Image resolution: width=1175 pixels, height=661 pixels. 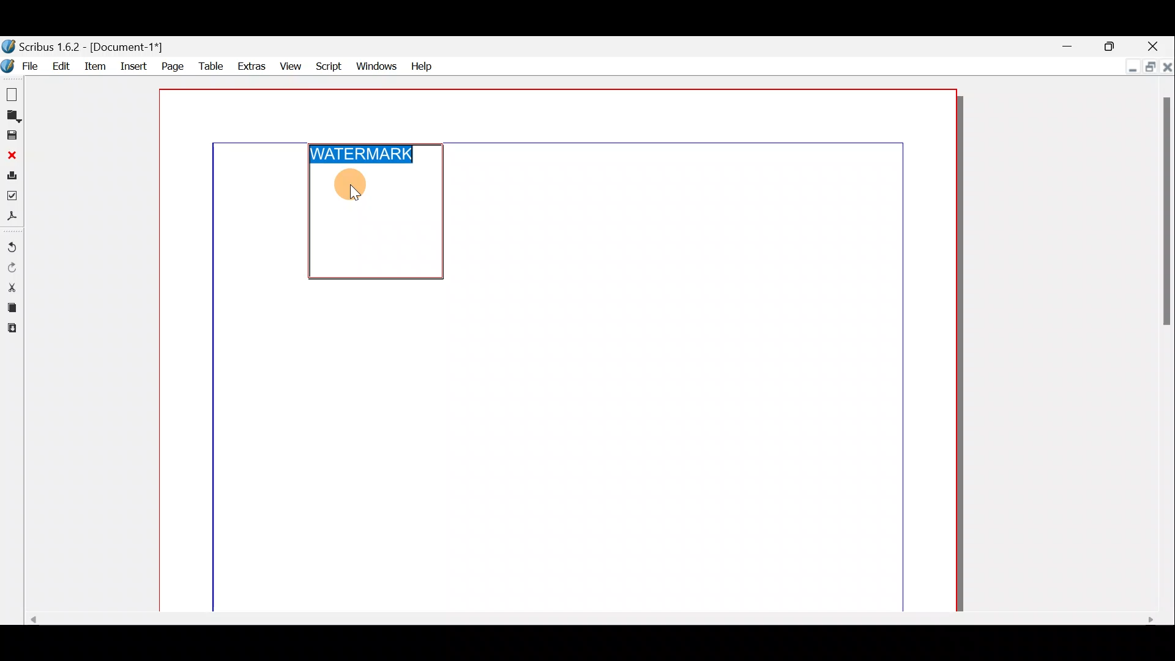 I want to click on Insert, so click(x=134, y=64).